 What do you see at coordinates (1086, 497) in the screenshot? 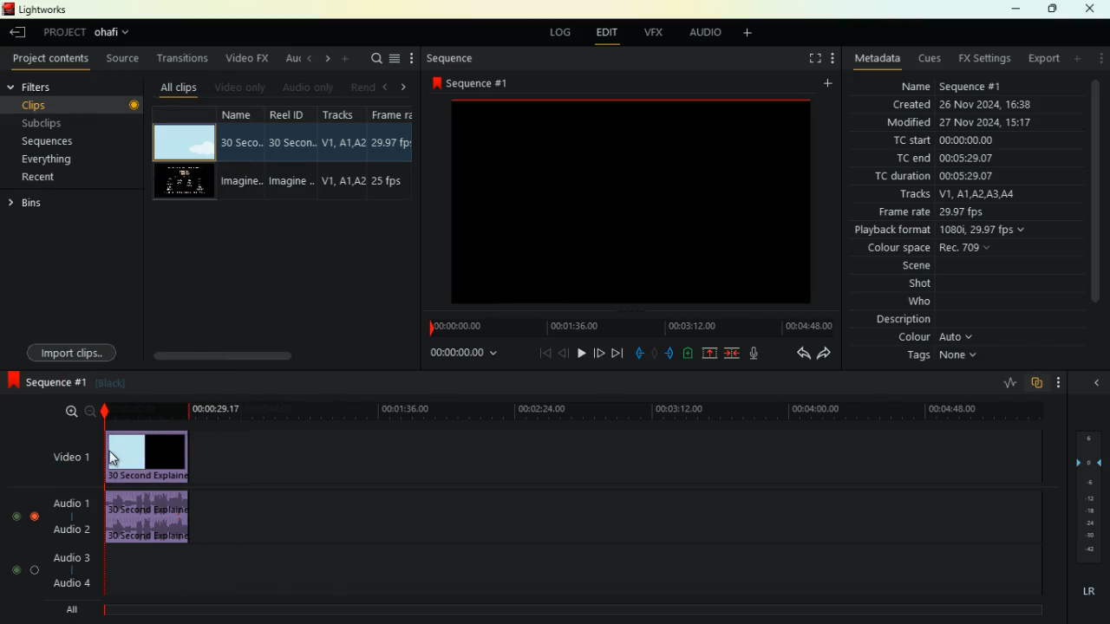
I see `layers` at bounding box center [1086, 497].